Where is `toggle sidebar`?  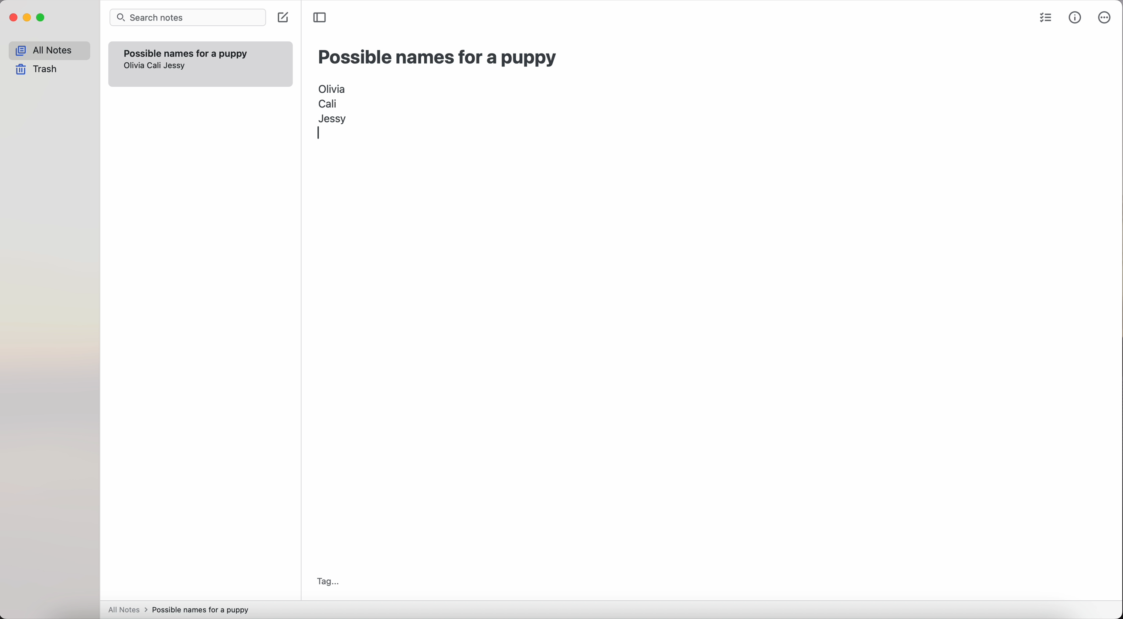
toggle sidebar is located at coordinates (321, 17).